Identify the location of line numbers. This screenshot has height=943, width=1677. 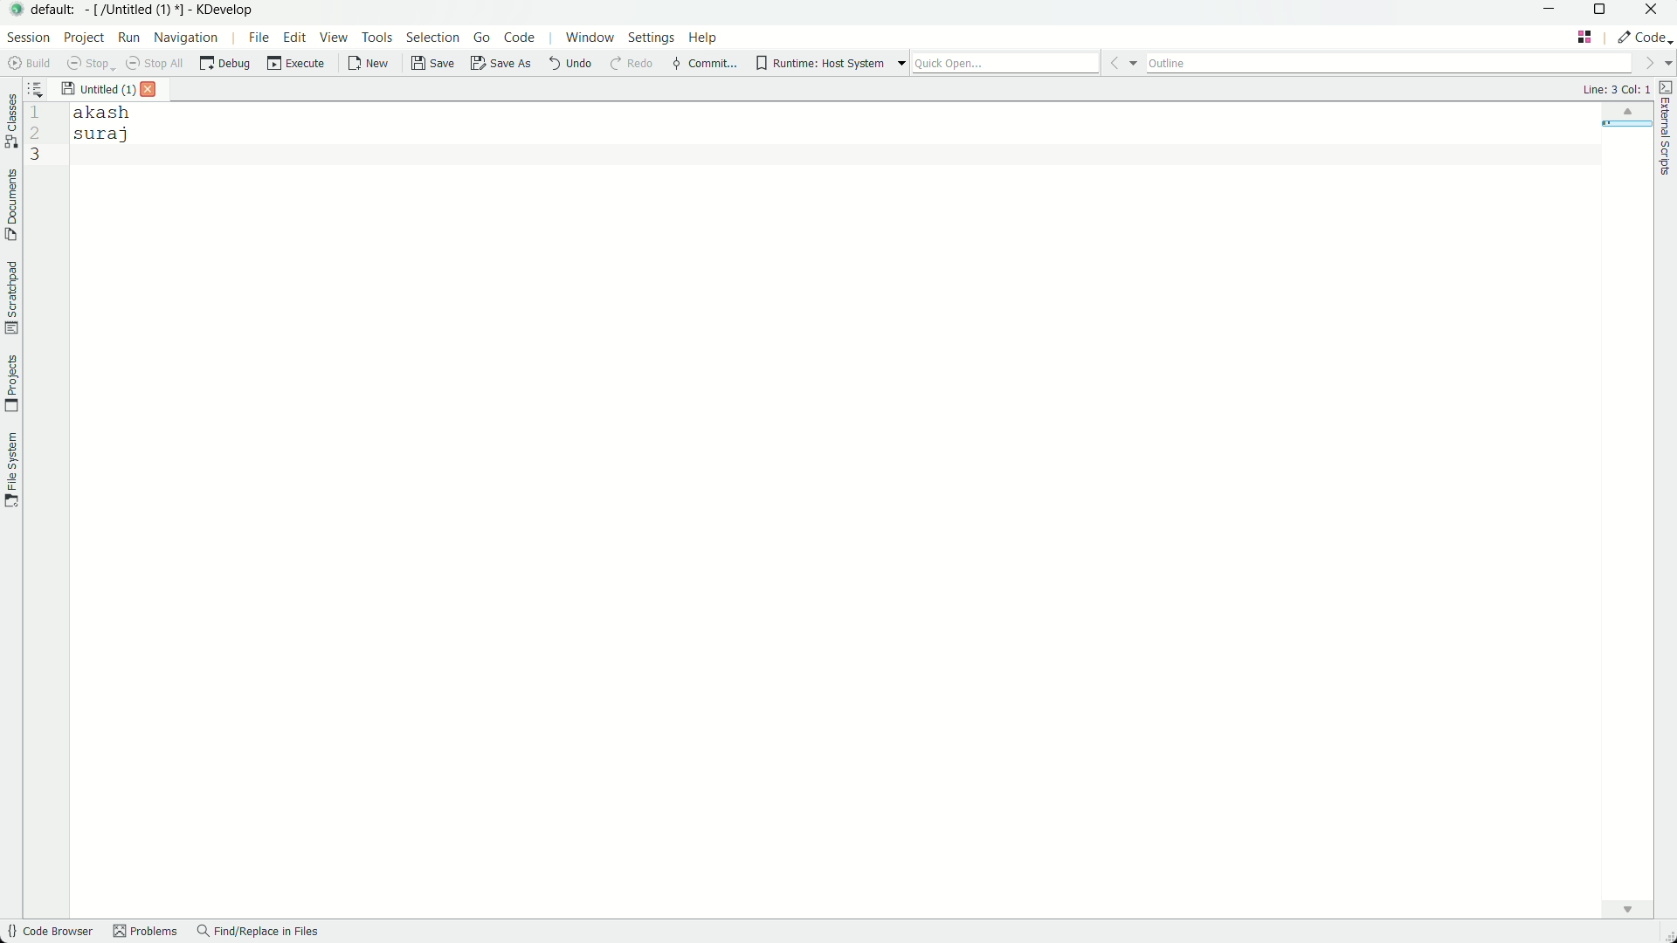
(34, 135).